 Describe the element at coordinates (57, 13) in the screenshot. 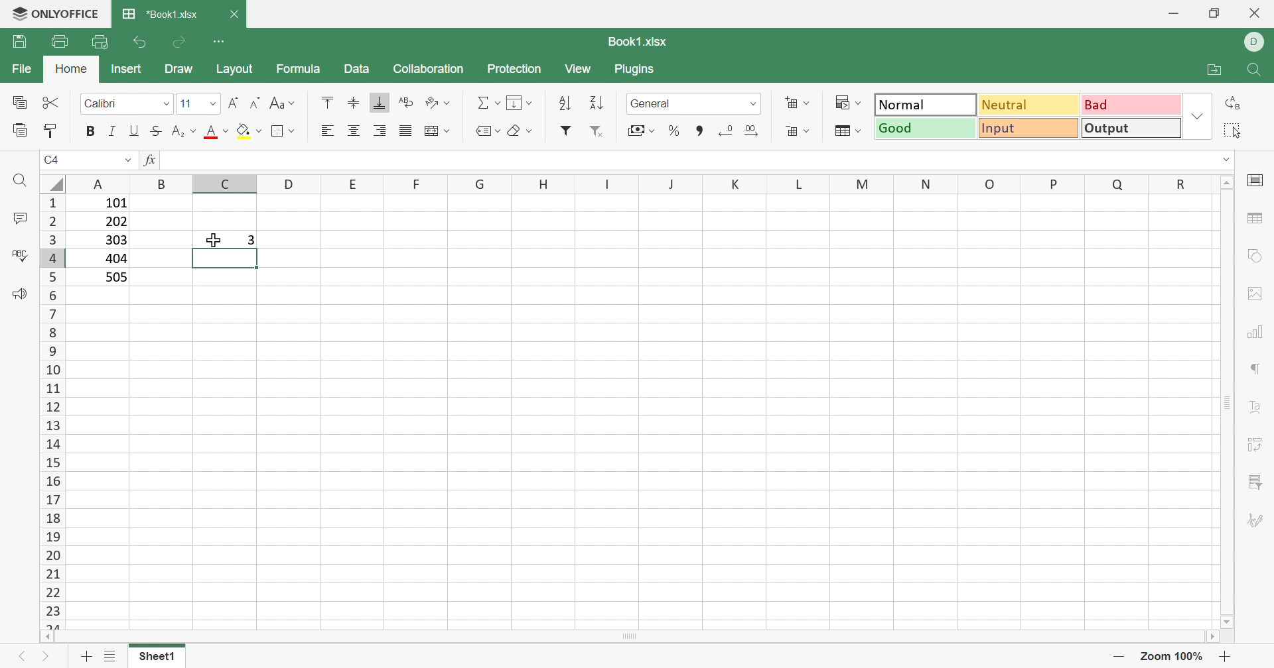

I see `ONLYOFFICE` at that location.